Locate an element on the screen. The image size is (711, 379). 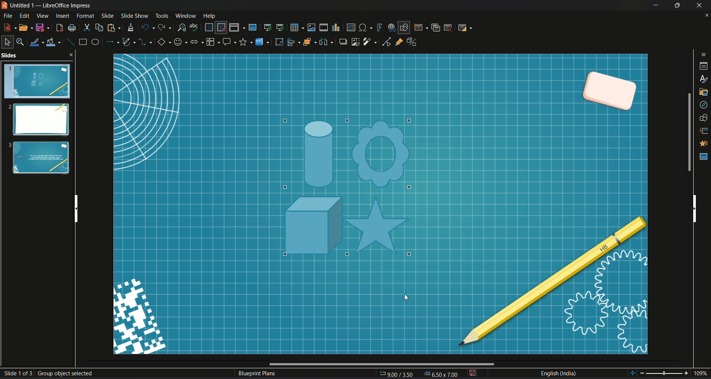
File is located at coordinates (8, 17).